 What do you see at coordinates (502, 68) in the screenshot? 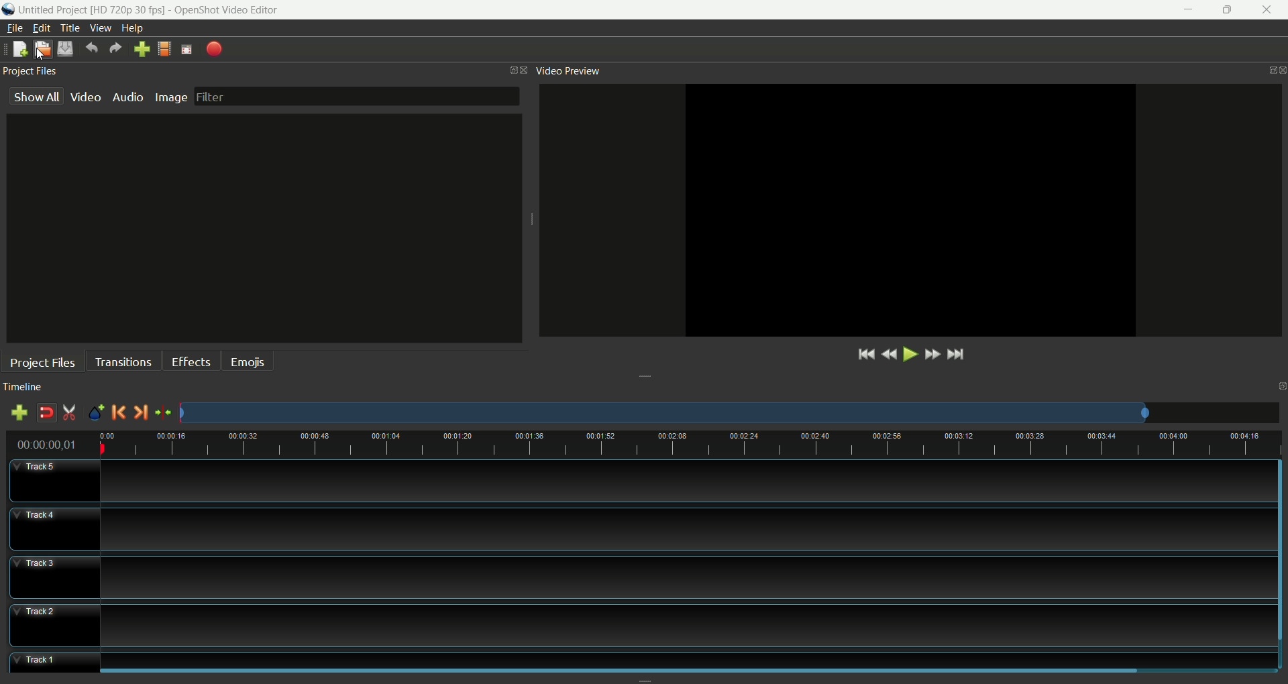
I see `maximize` at bounding box center [502, 68].